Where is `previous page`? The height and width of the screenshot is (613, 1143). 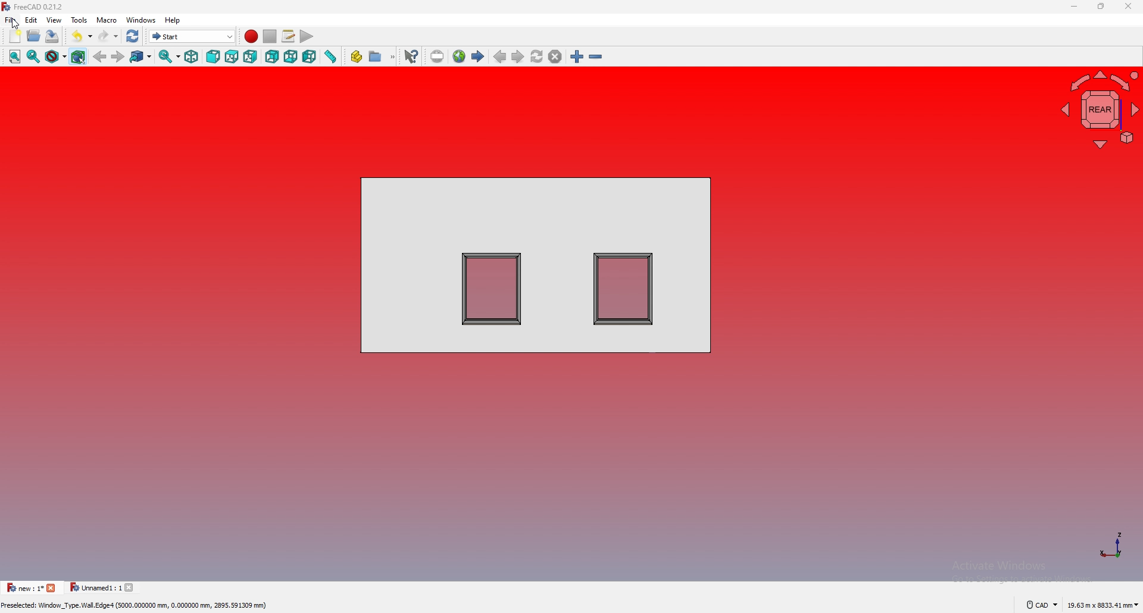
previous page is located at coordinates (499, 57).